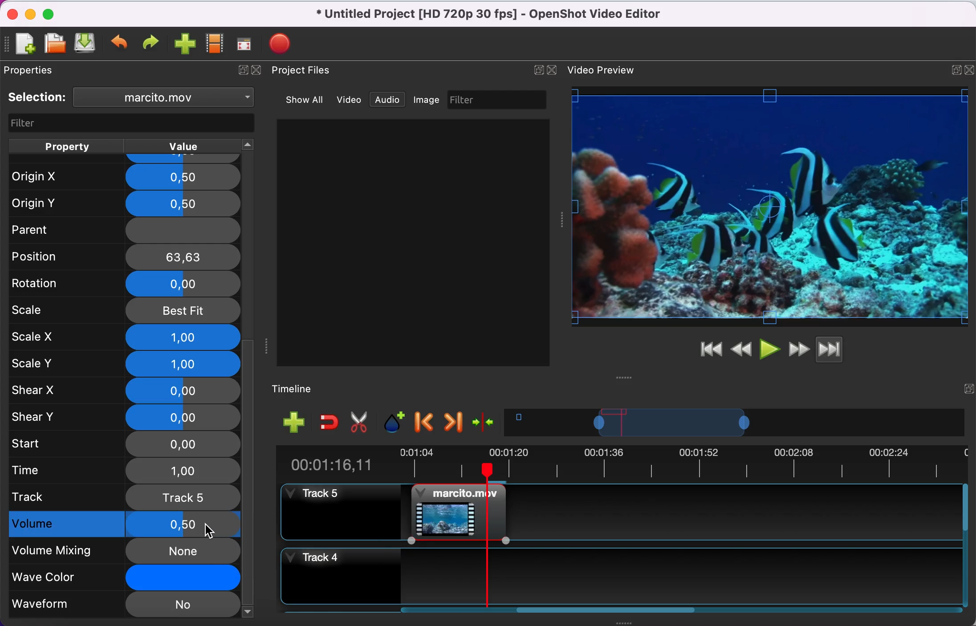 Image resolution: width=976 pixels, height=626 pixels. Describe the element at coordinates (503, 16) in the screenshot. I see `title - Untitled Project (HD 720p 30 fps)-OpenShot Video Editor` at that location.